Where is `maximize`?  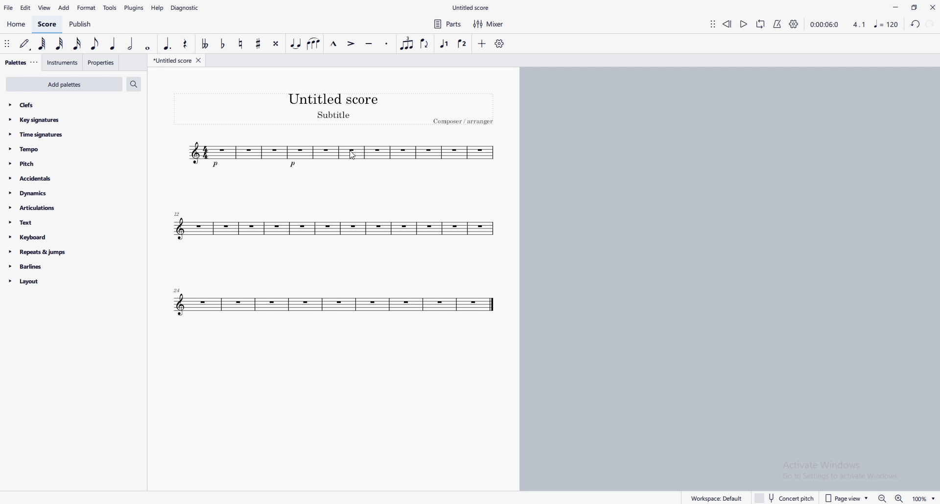
maximize is located at coordinates (915, 7).